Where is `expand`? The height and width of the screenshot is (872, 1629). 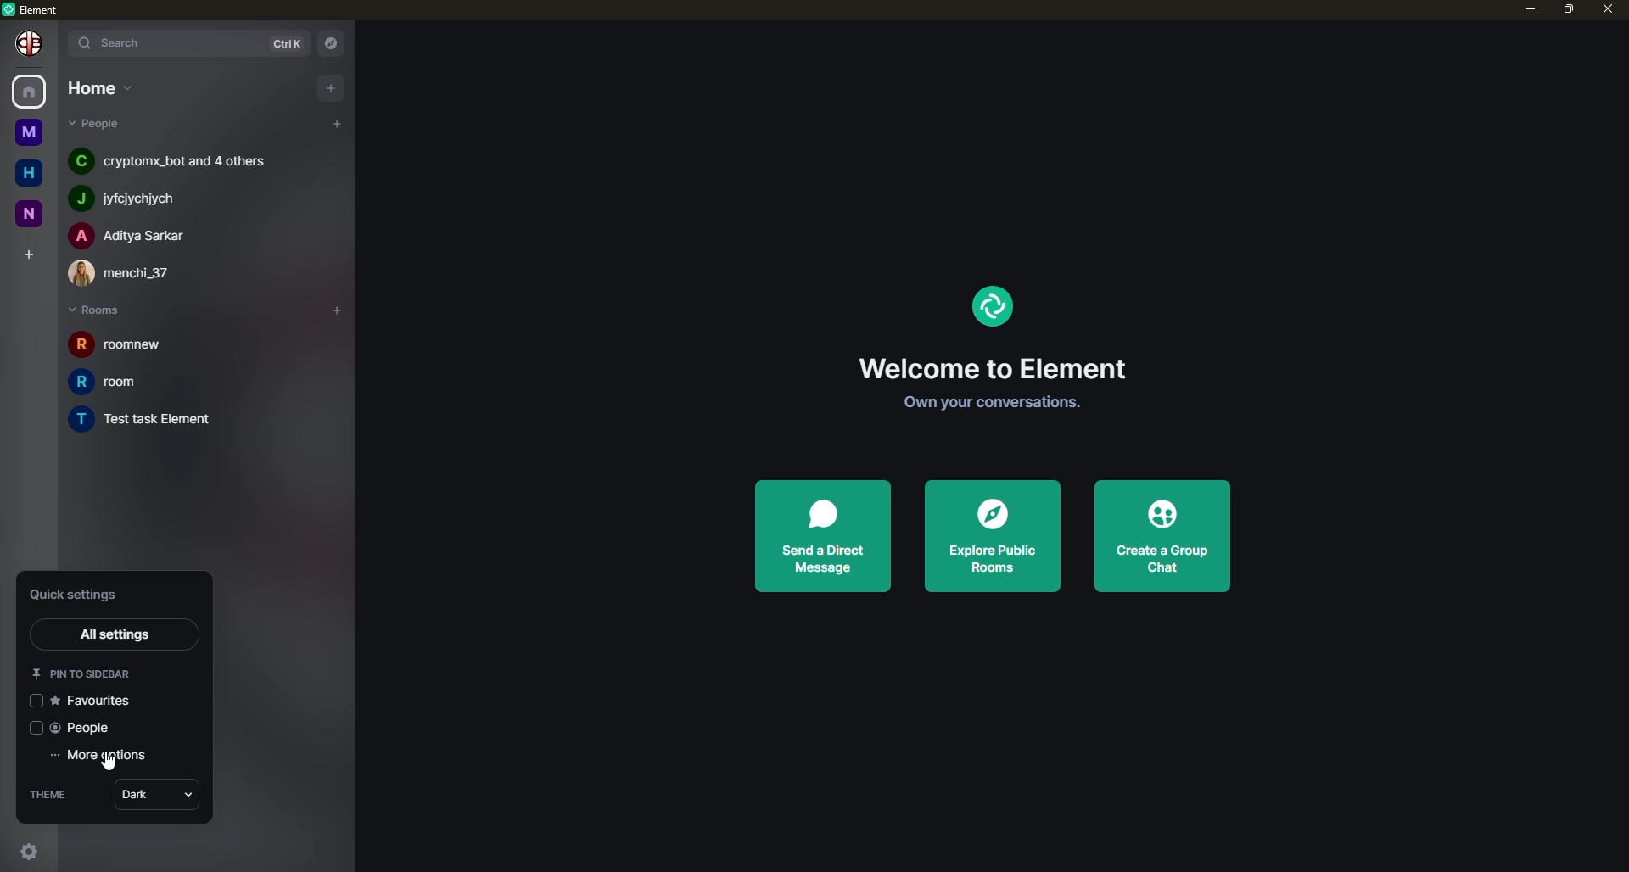
expand is located at coordinates (58, 41).